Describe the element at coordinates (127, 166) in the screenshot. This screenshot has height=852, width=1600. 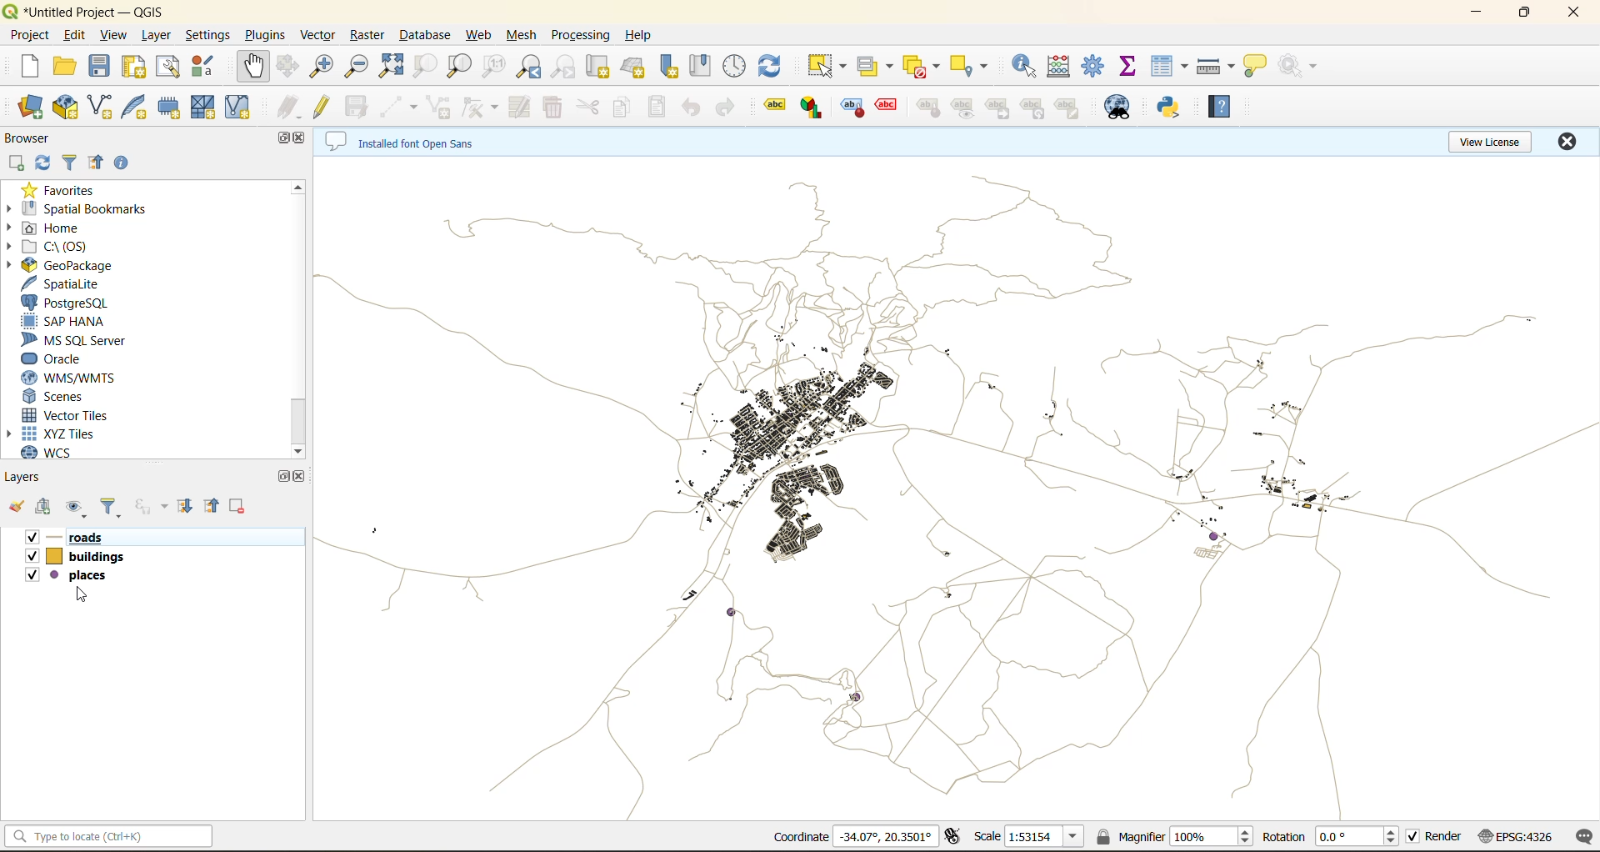
I see `enable properties` at that location.